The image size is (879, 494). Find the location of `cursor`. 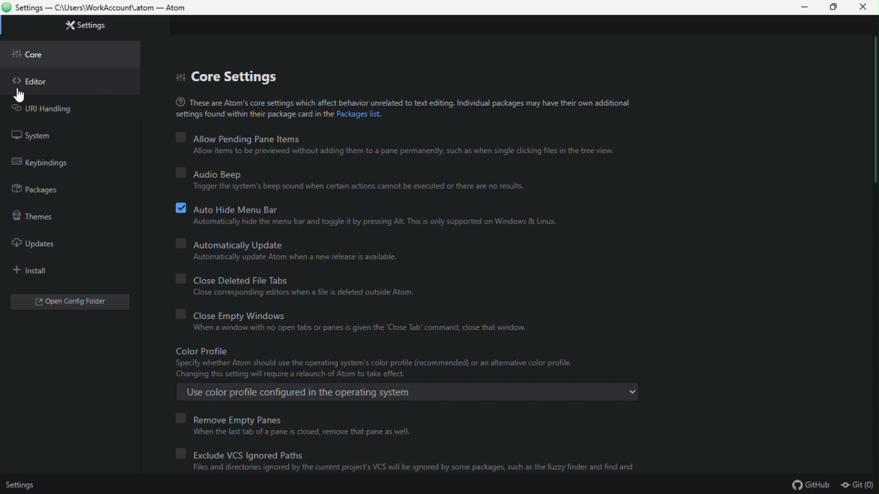

cursor is located at coordinates (21, 94).